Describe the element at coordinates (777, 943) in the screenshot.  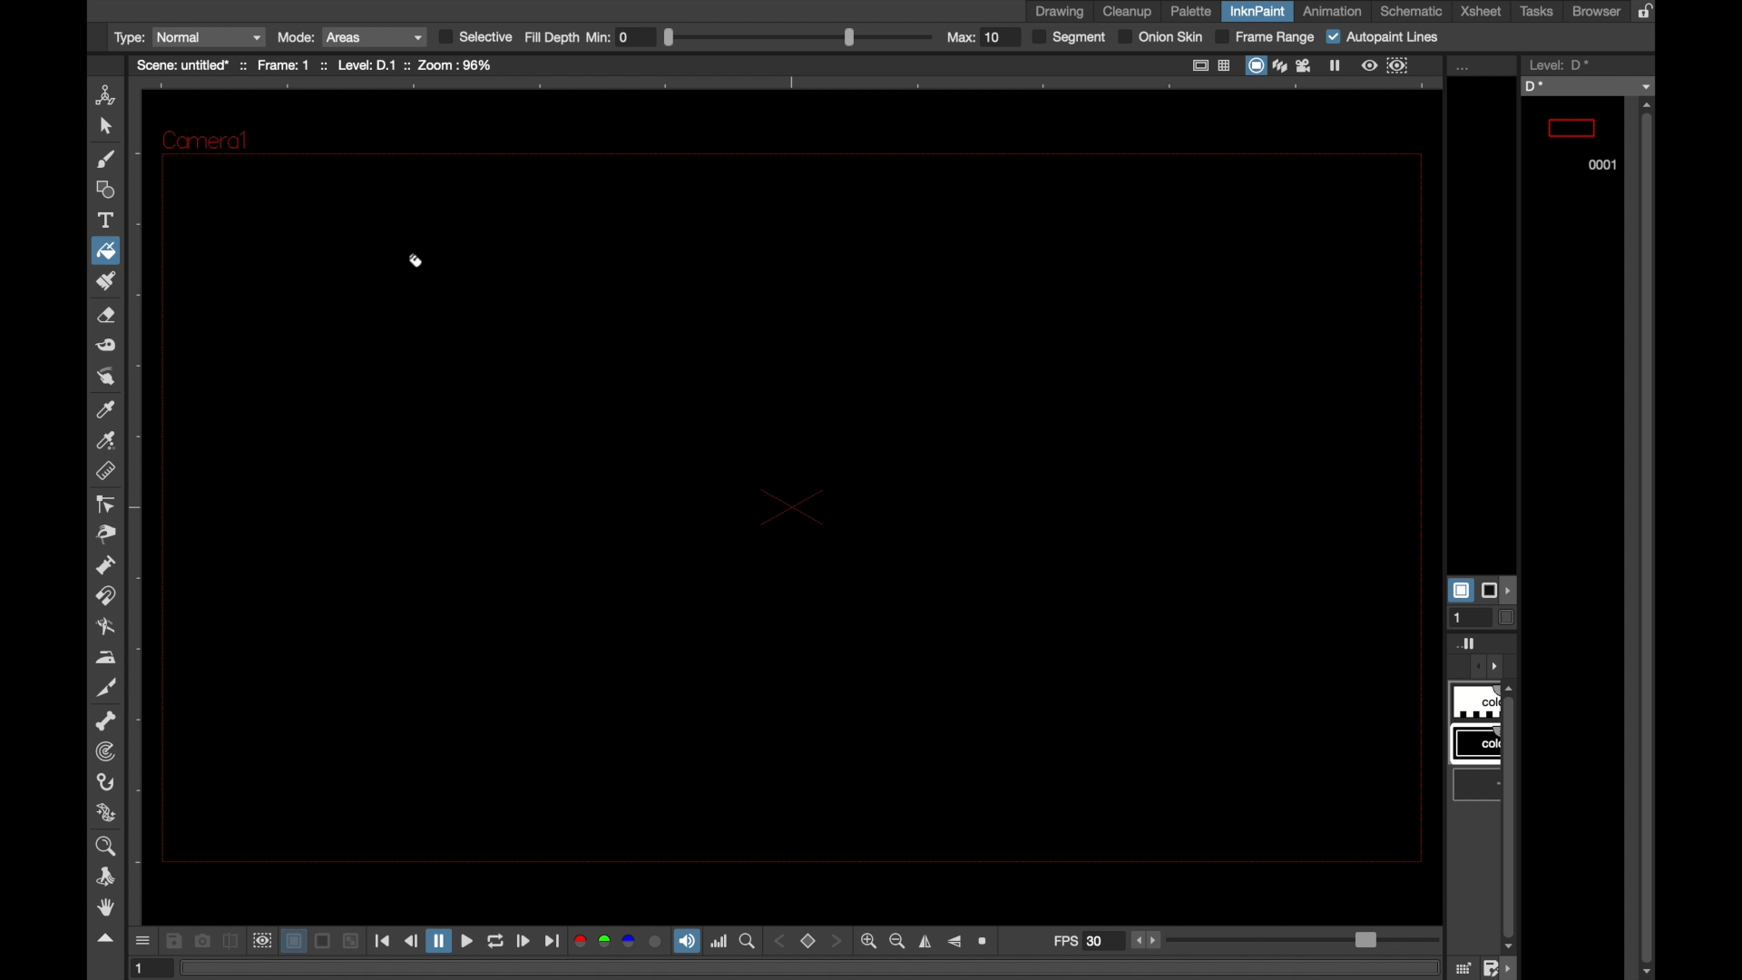
I see `back` at that location.